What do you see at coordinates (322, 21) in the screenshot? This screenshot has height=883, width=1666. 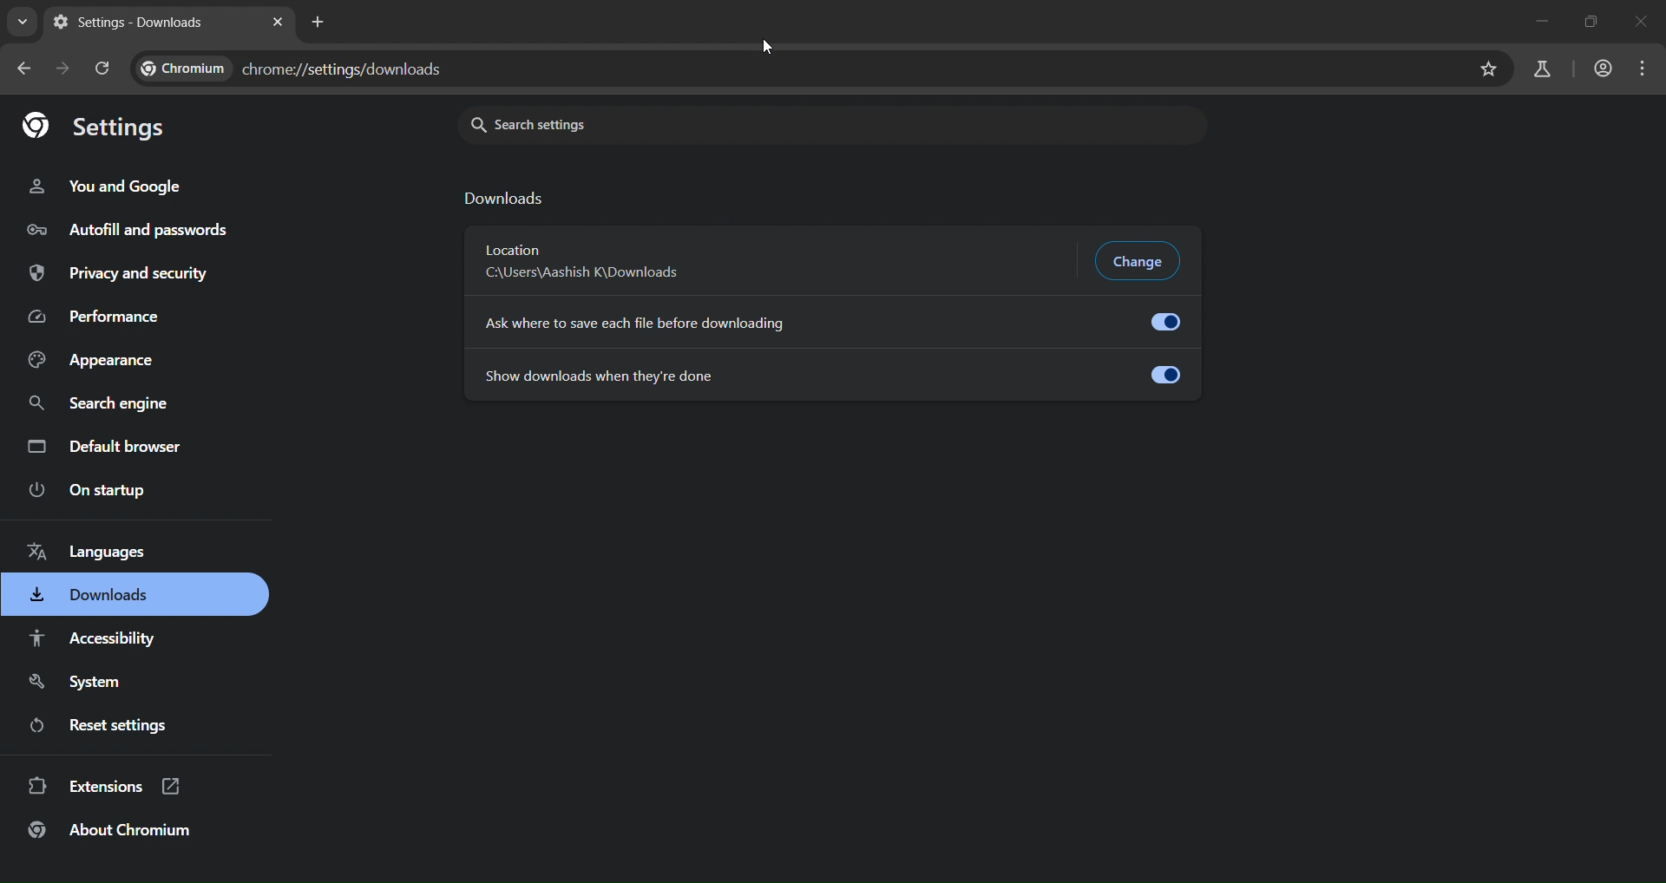 I see `new tab` at bounding box center [322, 21].